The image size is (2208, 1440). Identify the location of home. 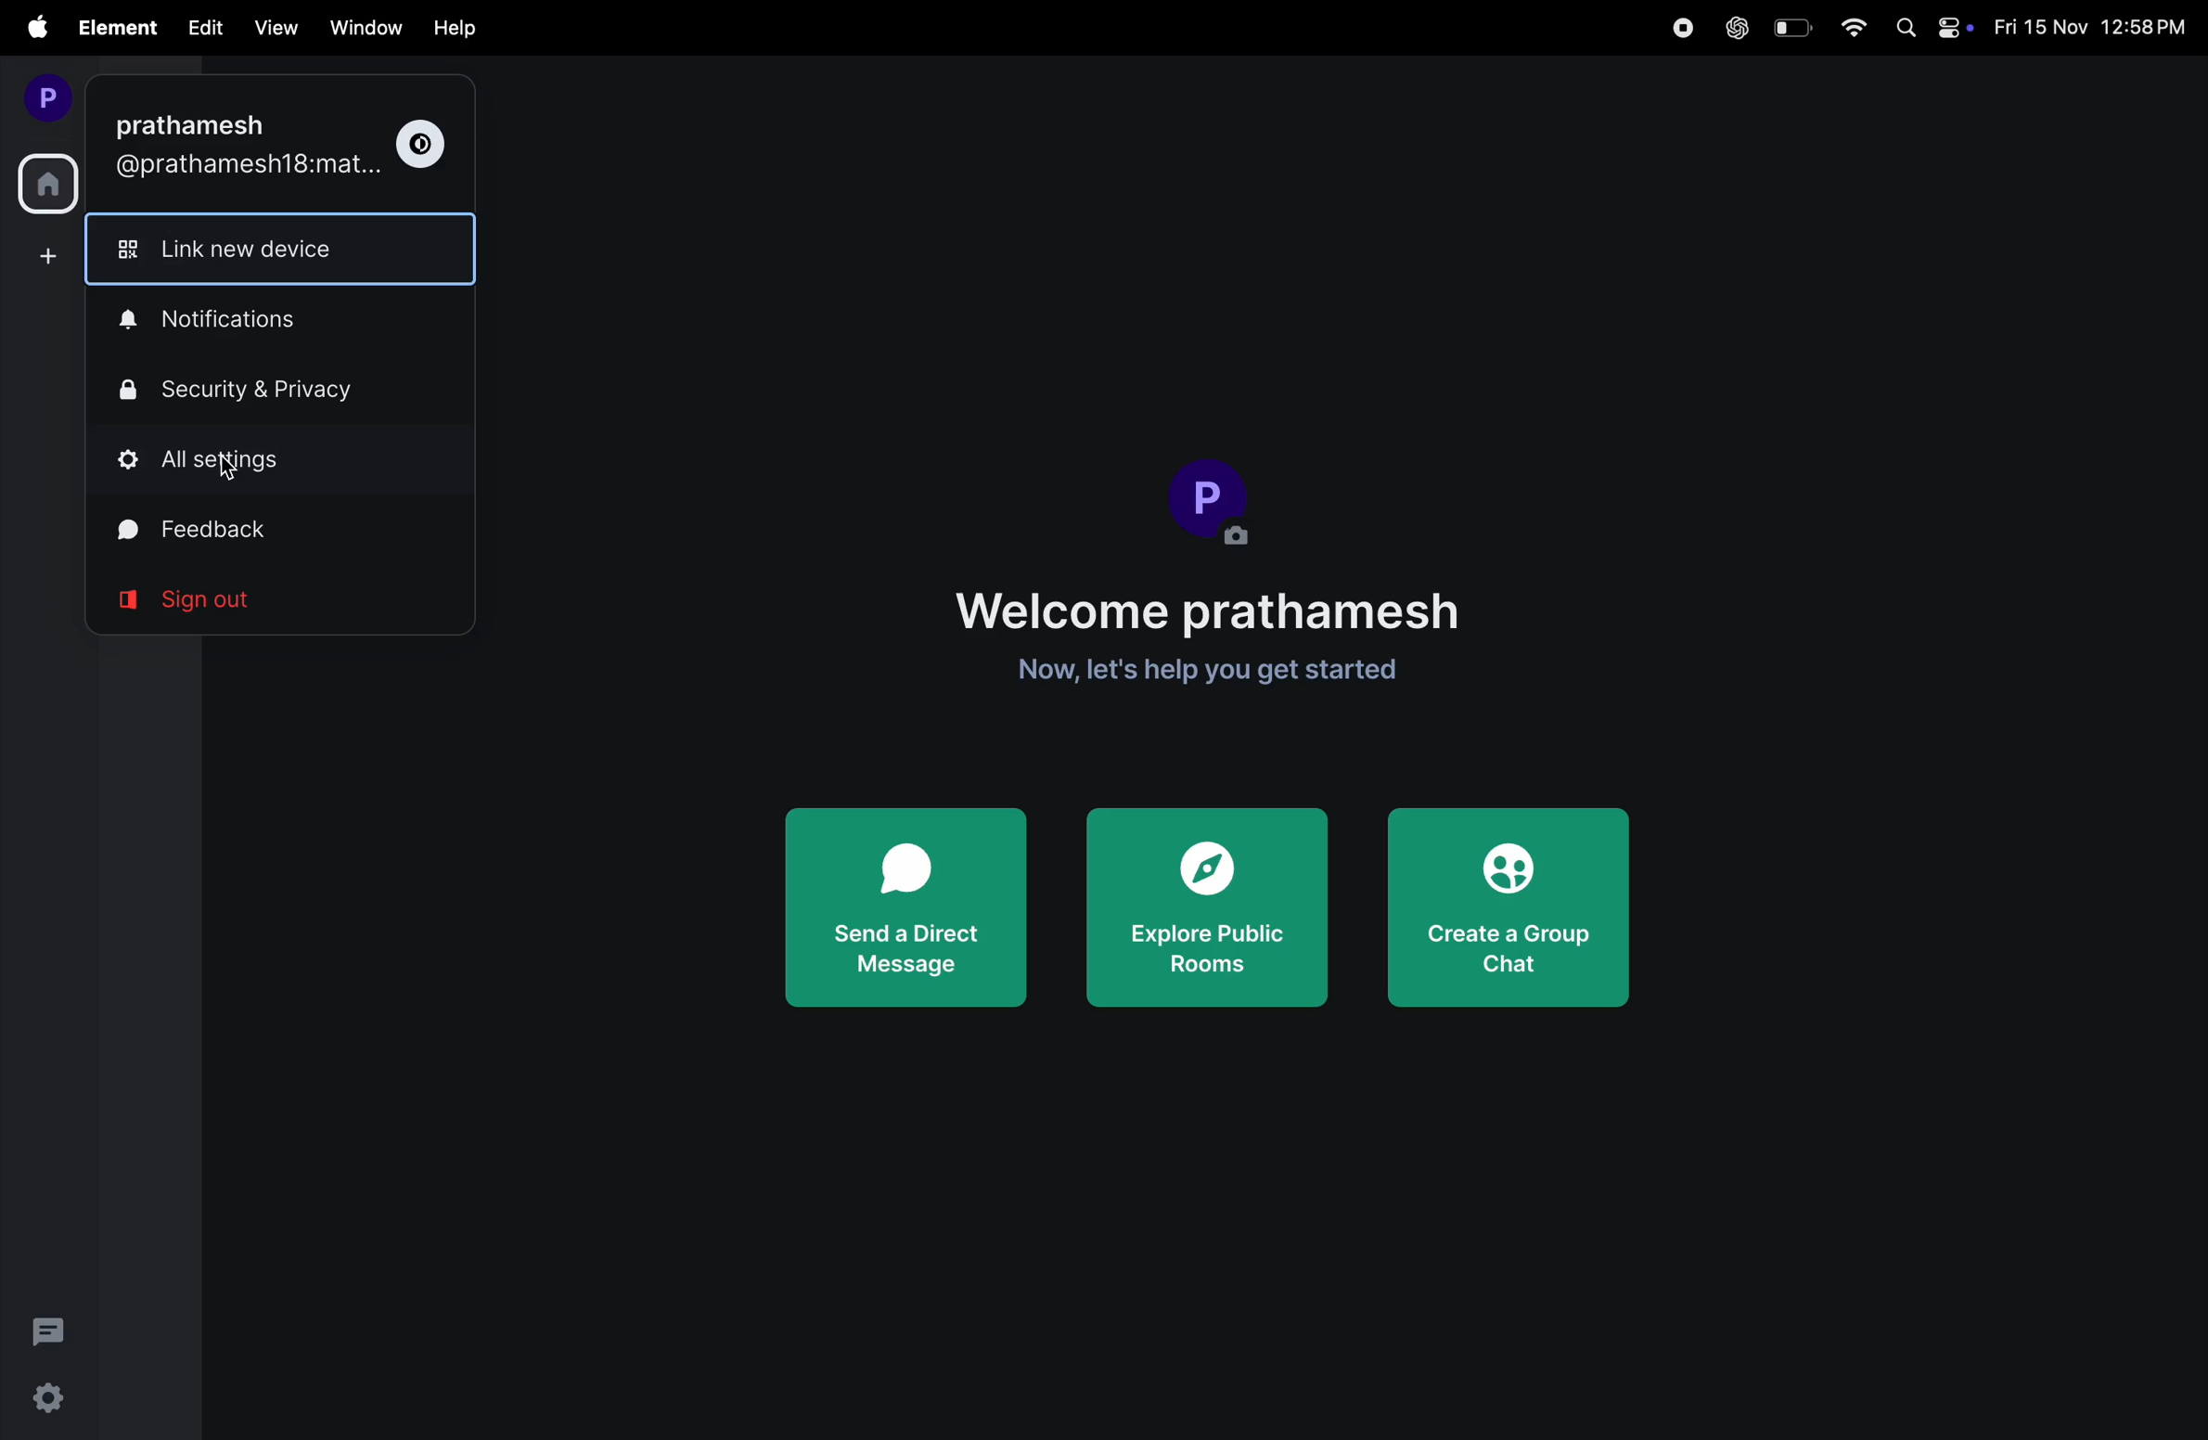
(45, 184).